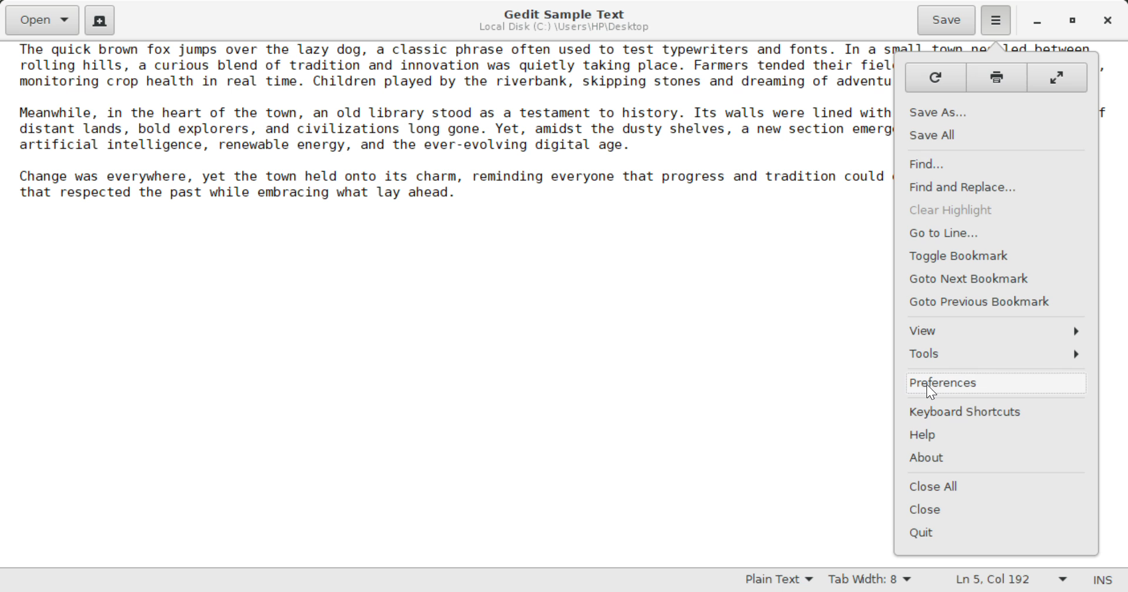 The image size is (1128, 592). I want to click on Line & Character Count, so click(1006, 581).